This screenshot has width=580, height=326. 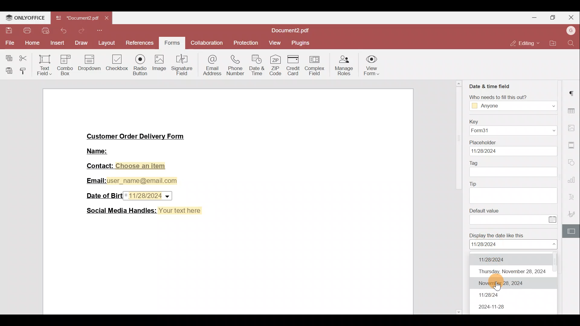 What do you see at coordinates (534, 18) in the screenshot?
I see `Minimise` at bounding box center [534, 18].